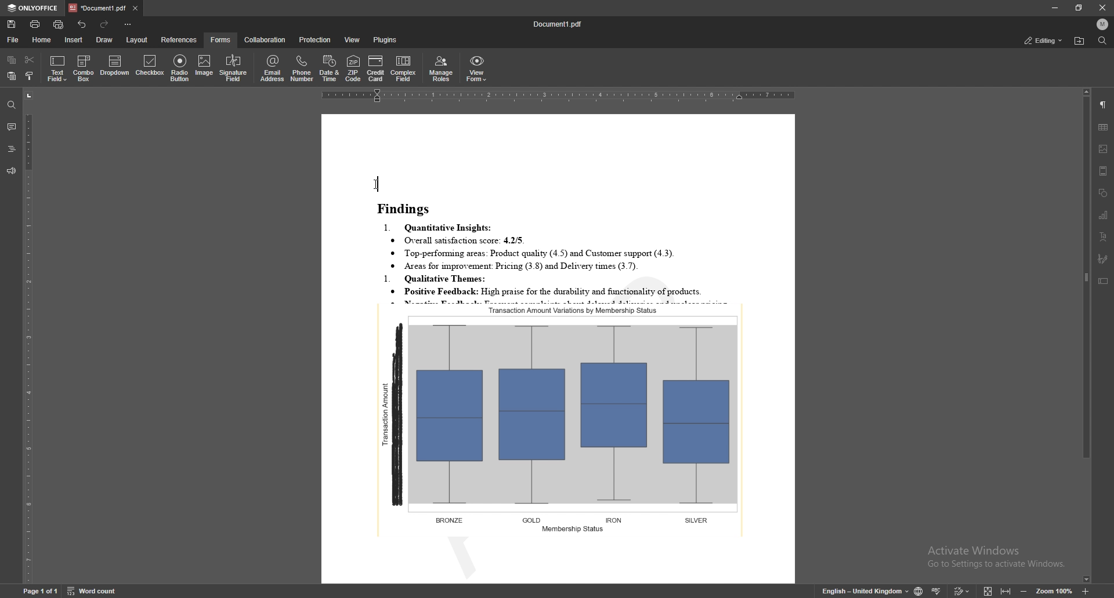 The width and height of the screenshot is (1114, 598). Describe the element at coordinates (937, 590) in the screenshot. I see `spell check` at that location.